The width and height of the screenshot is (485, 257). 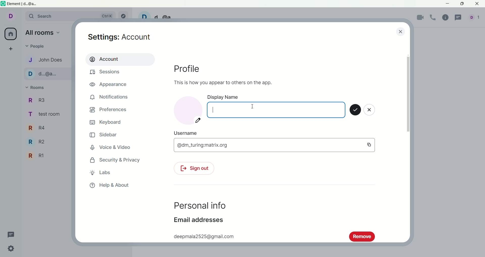 I want to click on mouse cursor, so click(x=253, y=106).